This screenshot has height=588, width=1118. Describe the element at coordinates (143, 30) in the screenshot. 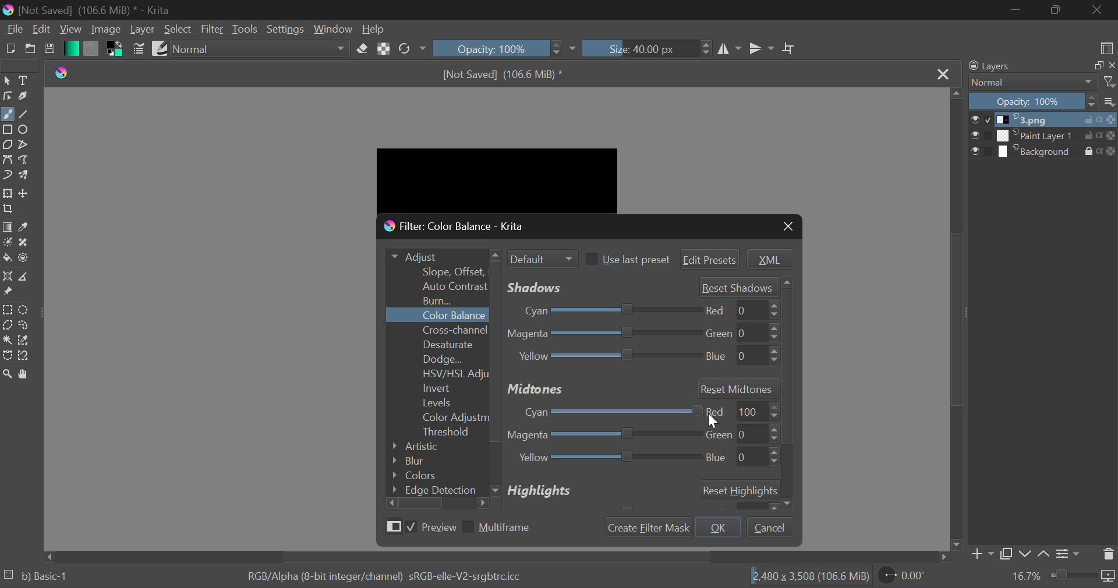

I see `Layer` at that location.